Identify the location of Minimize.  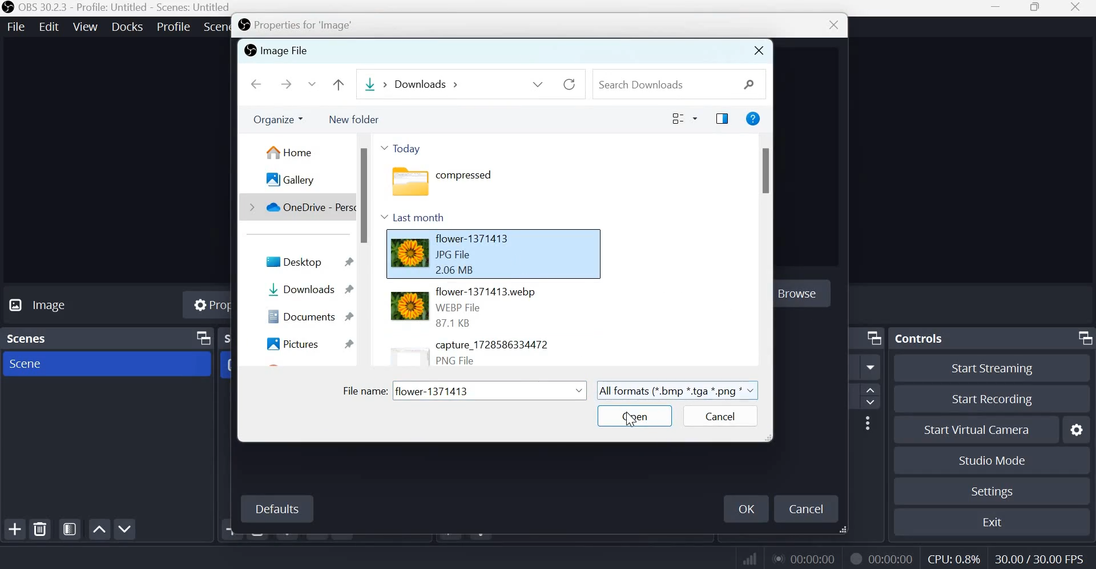
(997, 8).